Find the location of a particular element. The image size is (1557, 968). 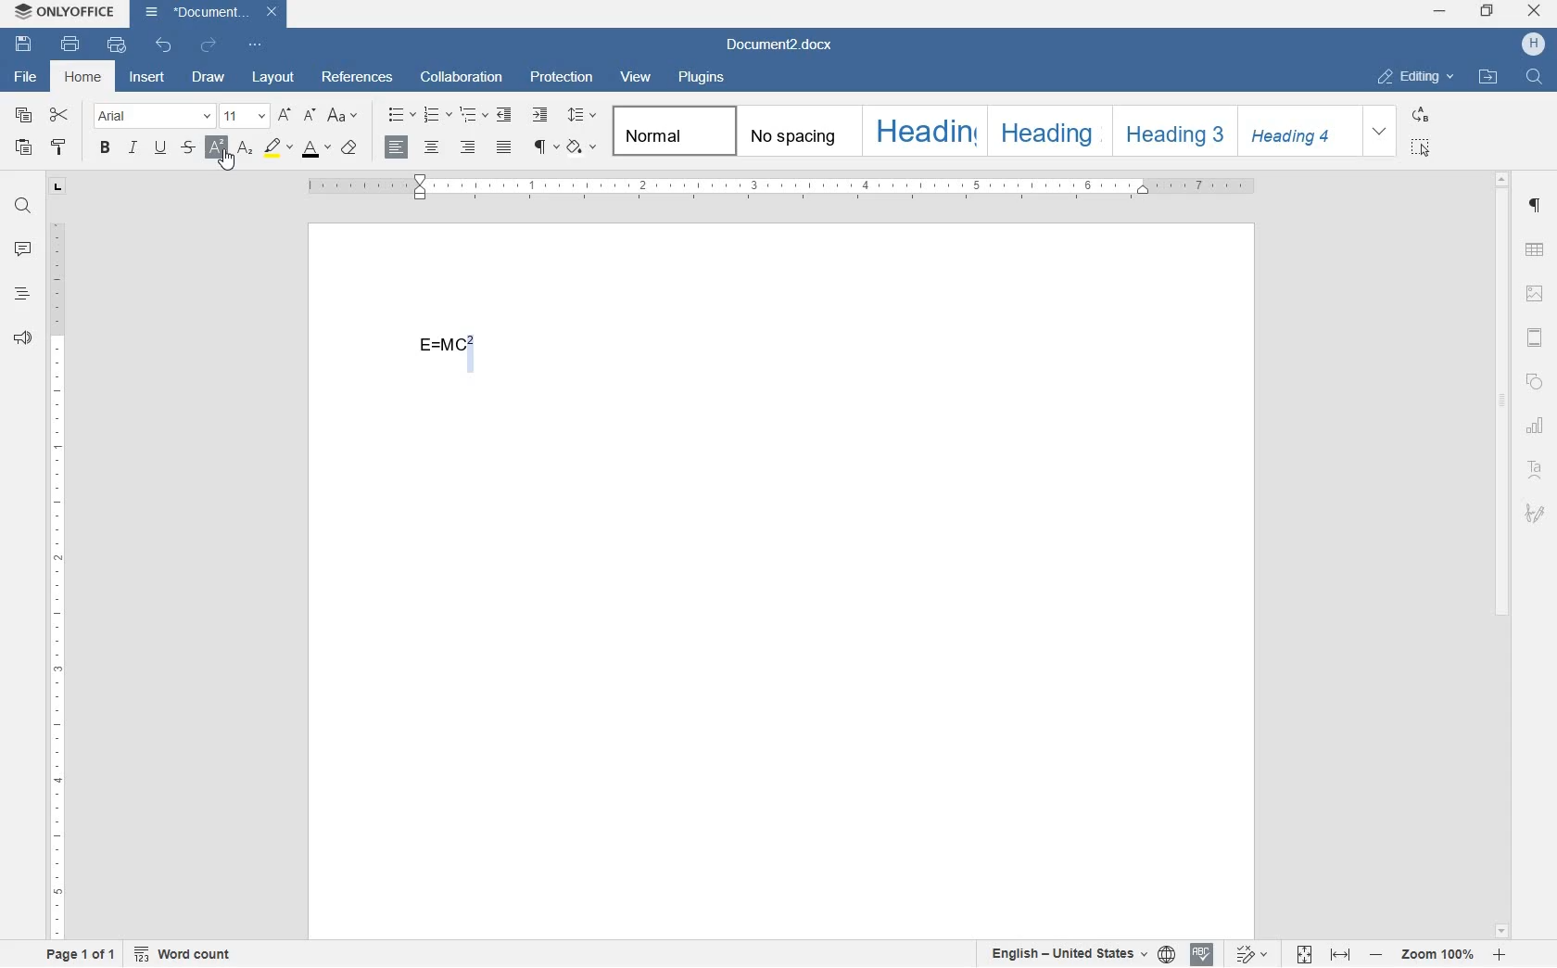

collaboration is located at coordinates (465, 77).